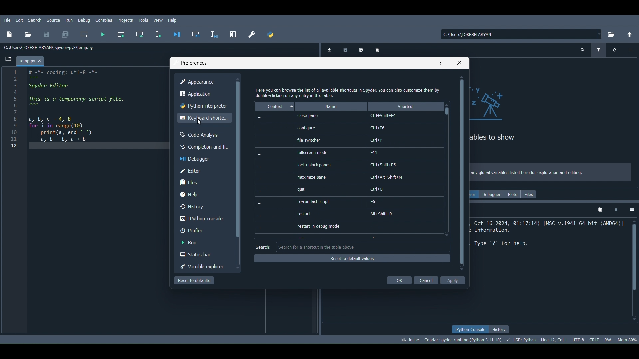 This screenshot has width=639, height=359. Describe the element at coordinates (202, 182) in the screenshot. I see `Files` at that location.